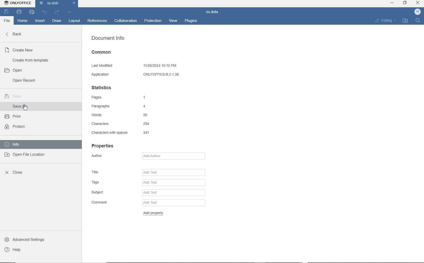 Image resolution: width=424 pixels, height=263 pixels. Describe the element at coordinates (15, 250) in the screenshot. I see `HELP` at that location.